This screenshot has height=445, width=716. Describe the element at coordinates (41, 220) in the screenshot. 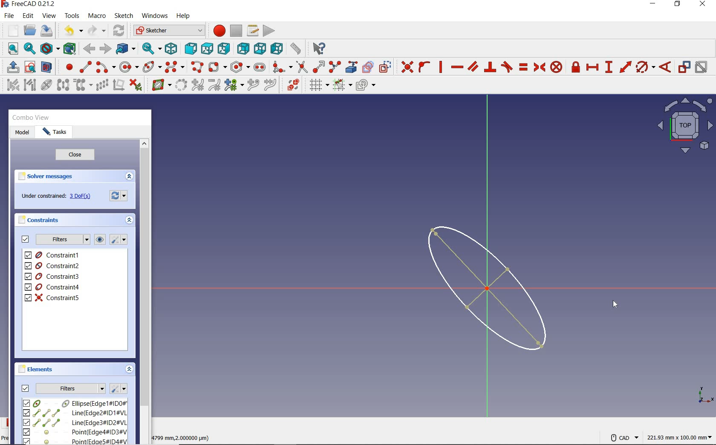

I see `constraints` at that location.